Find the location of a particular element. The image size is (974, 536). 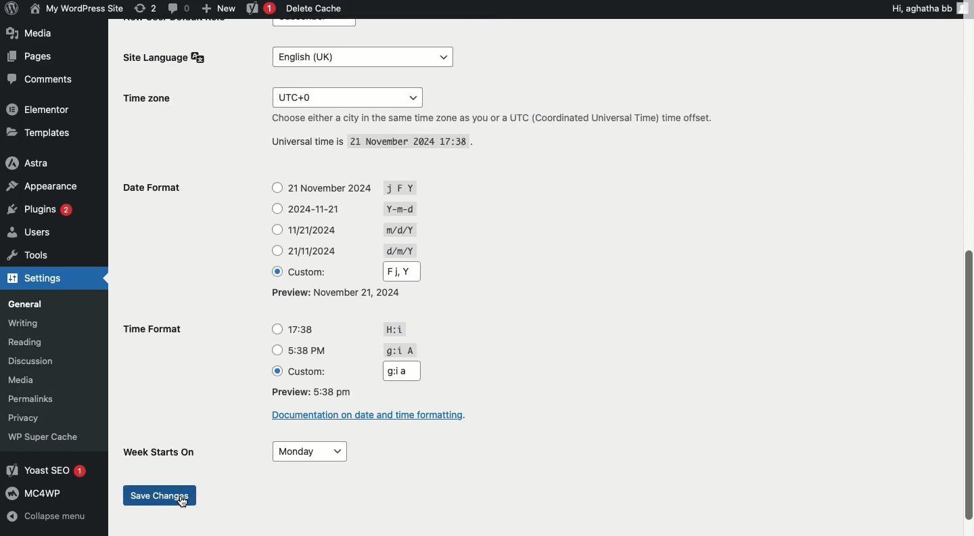

Writing is located at coordinates (41, 324).